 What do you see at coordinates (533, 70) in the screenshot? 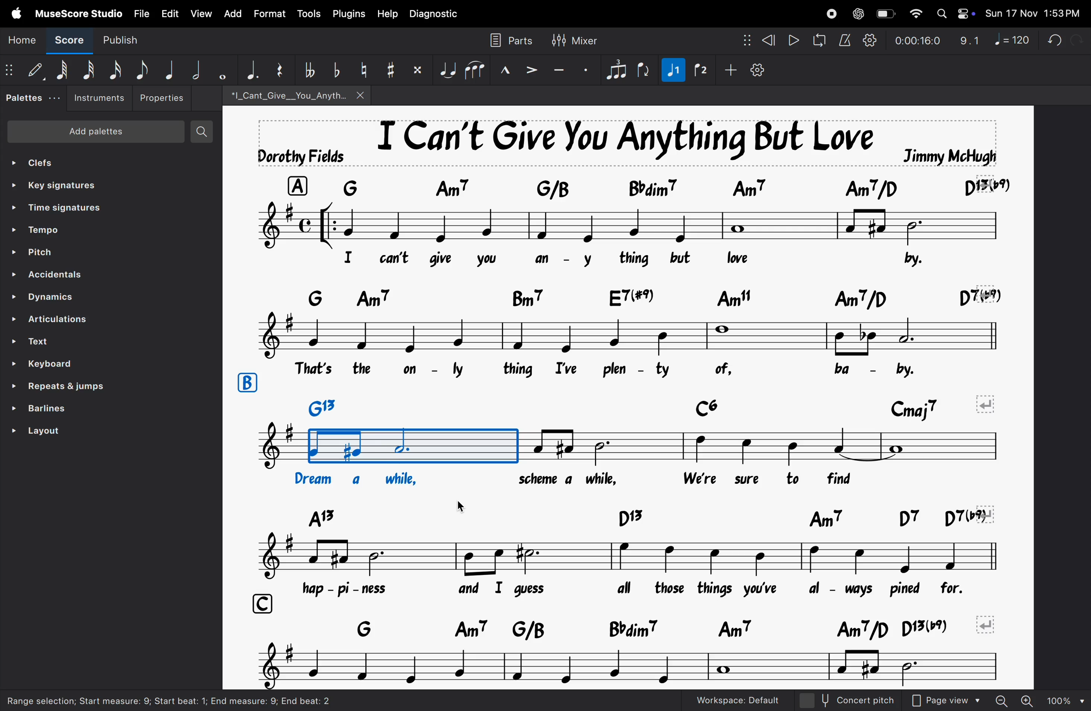
I see `accent` at bounding box center [533, 70].